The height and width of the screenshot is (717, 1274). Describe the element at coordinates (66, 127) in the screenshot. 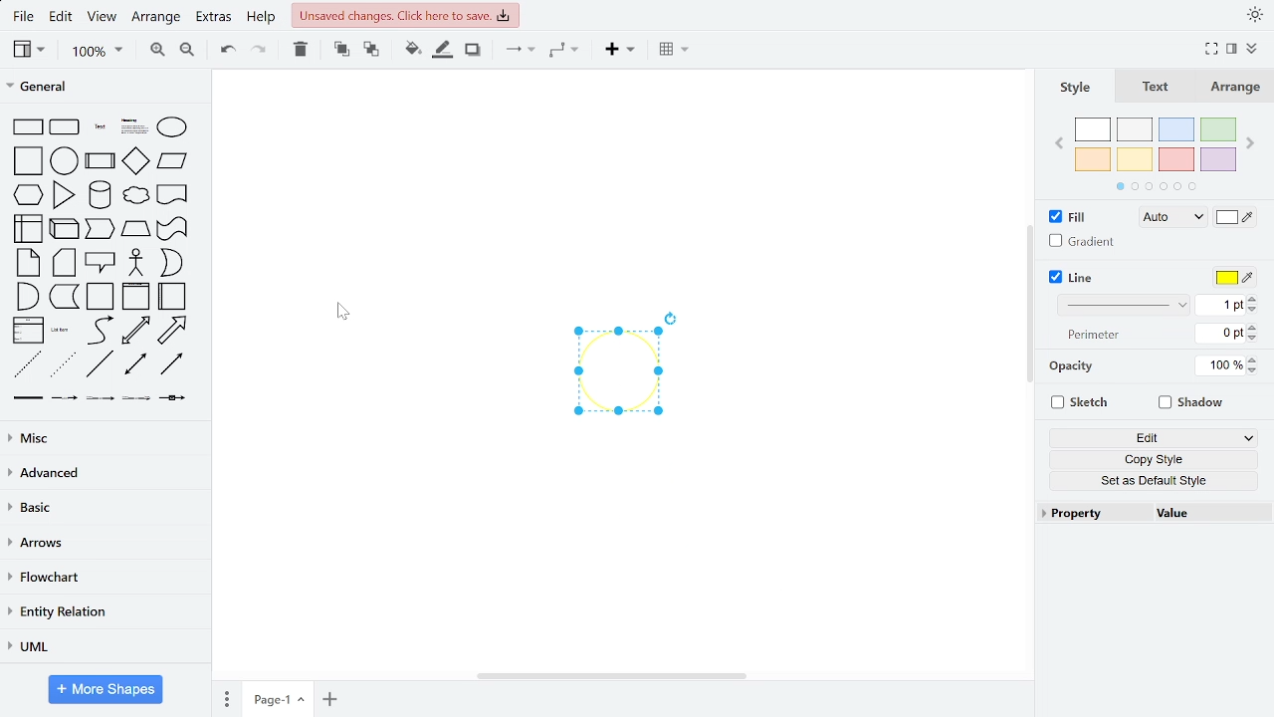

I see `rounded rectangle` at that location.